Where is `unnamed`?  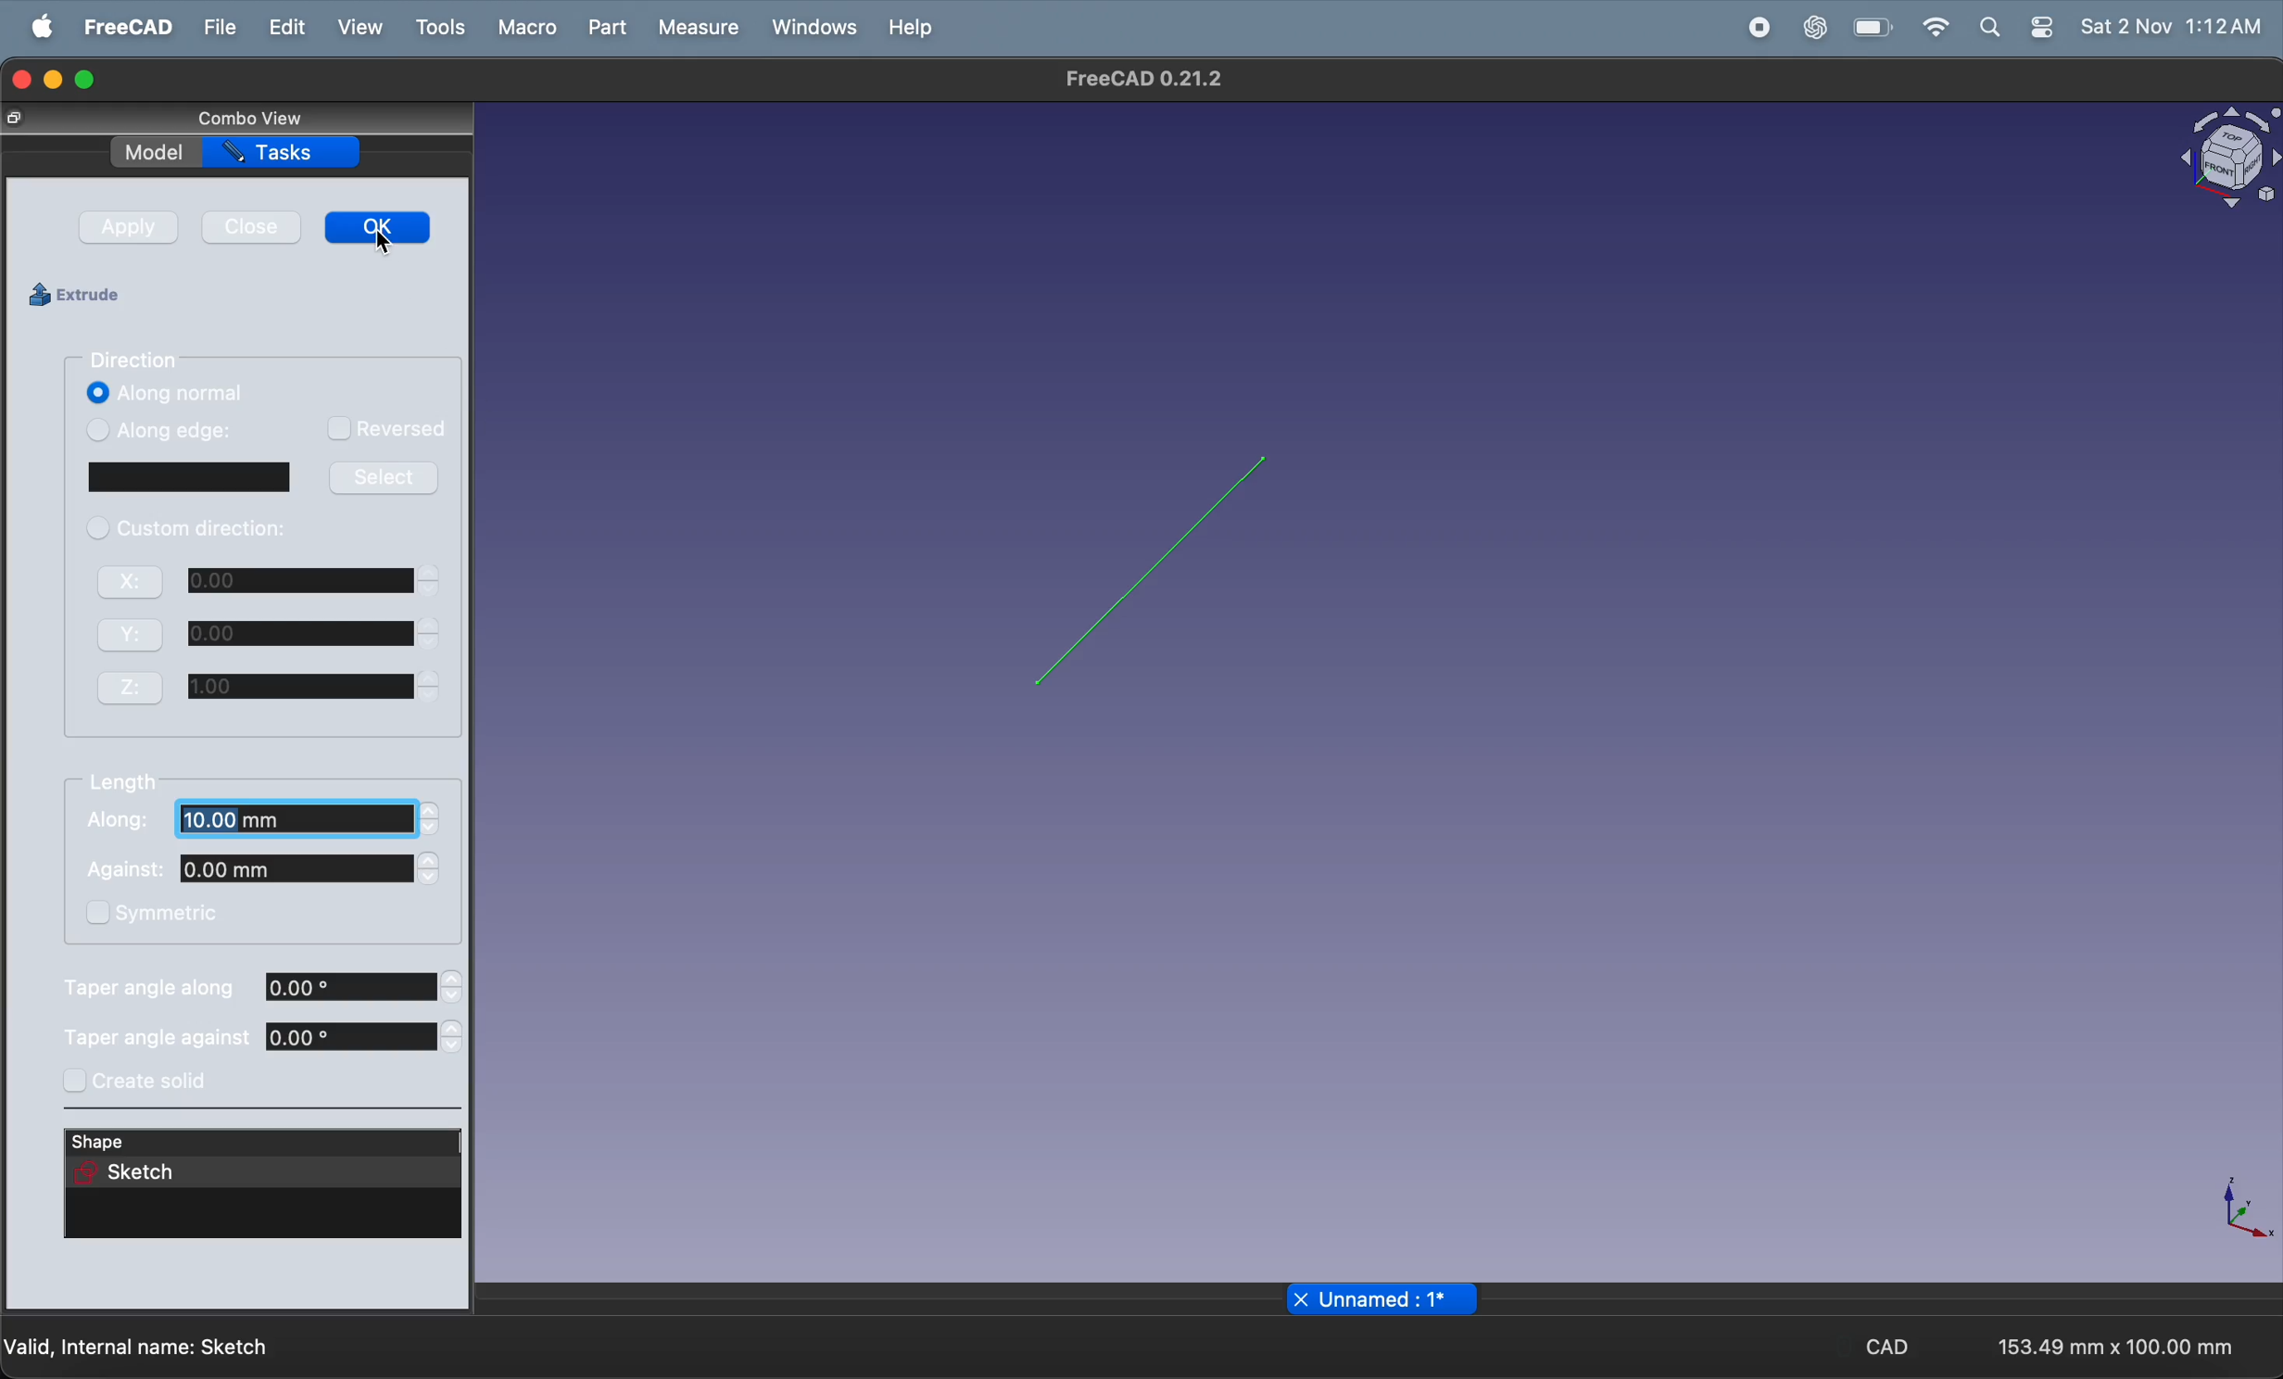 unnamed is located at coordinates (1380, 1298).